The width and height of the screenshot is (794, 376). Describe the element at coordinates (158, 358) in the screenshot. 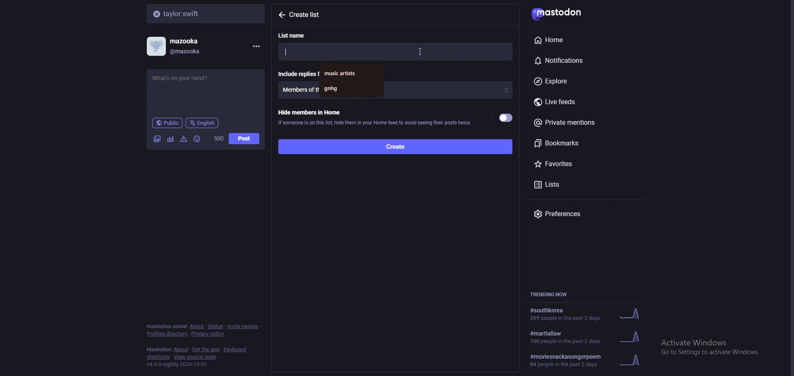

I see `shortcuts` at that location.